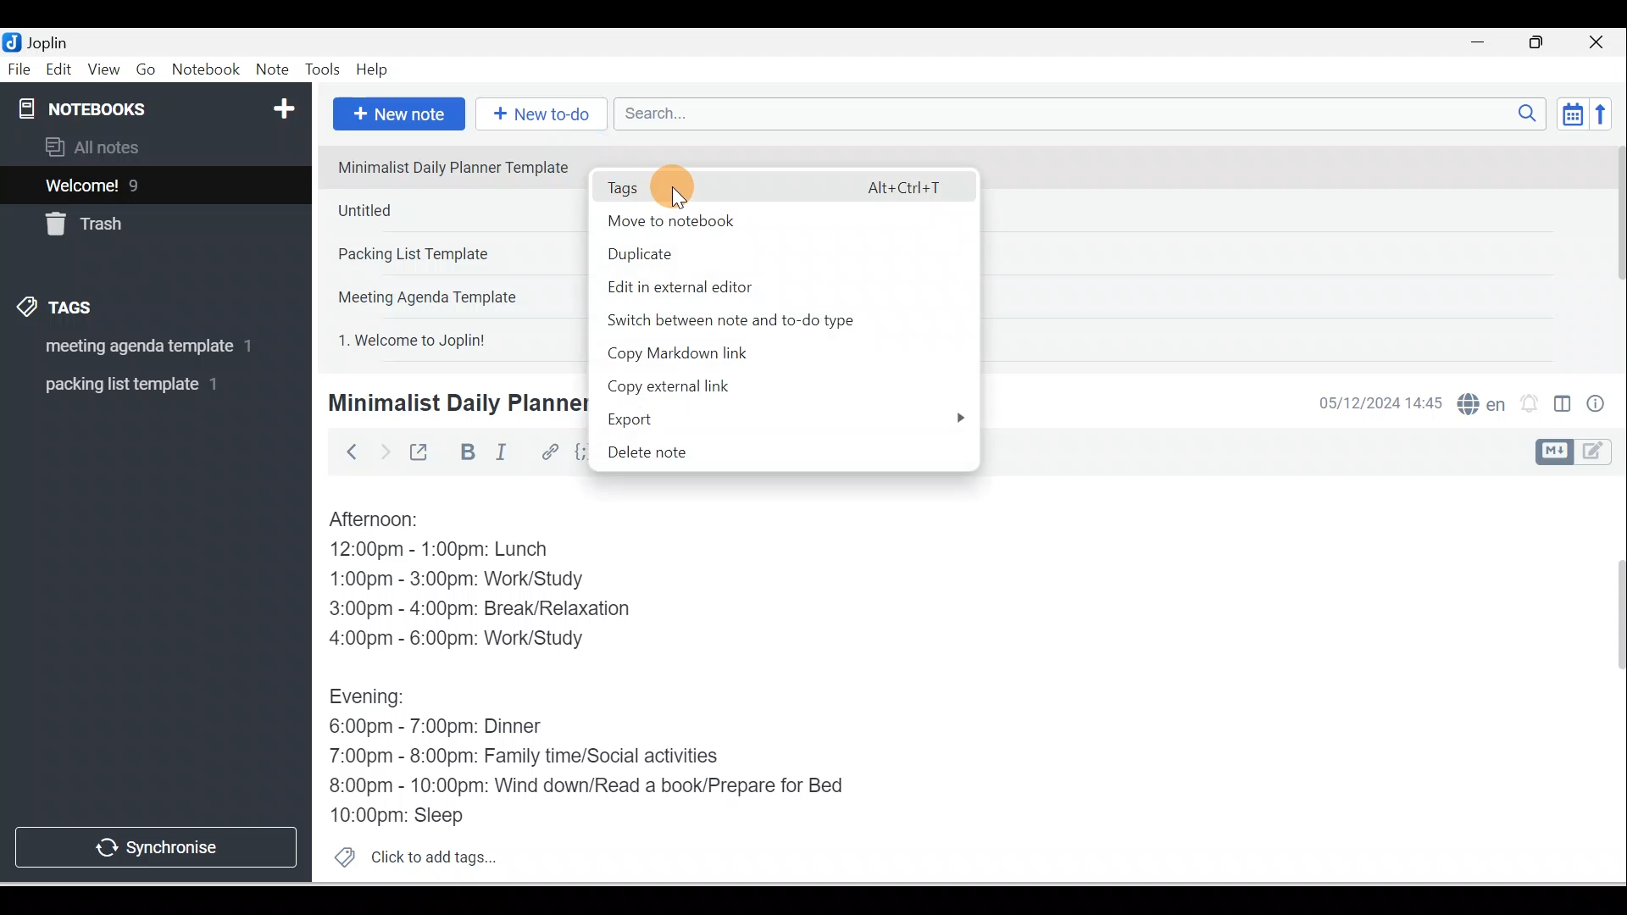 The width and height of the screenshot is (1627, 915). What do you see at coordinates (769, 320) in the screenshot?
I see `Switch between note and to-do type` at bounding box center [769, 320].